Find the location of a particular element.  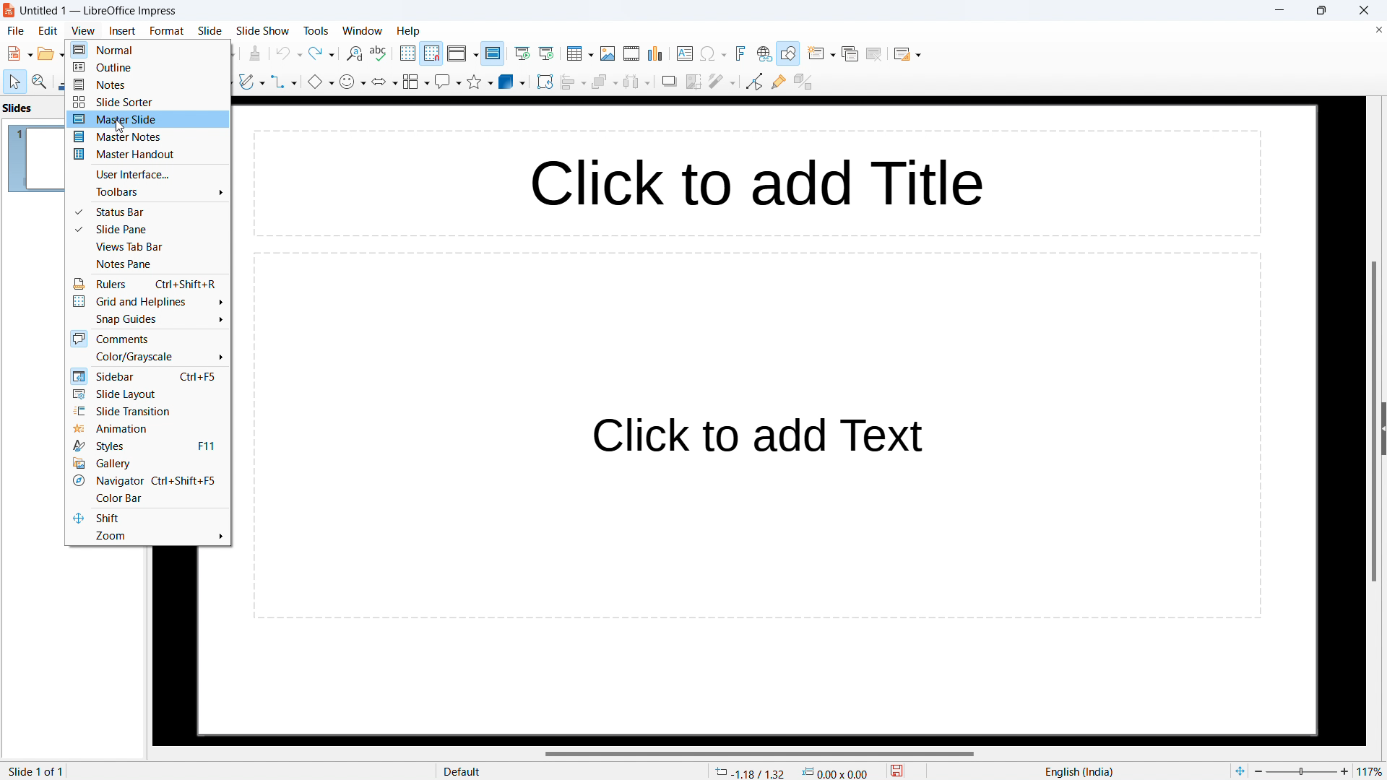

toolbars is located at coordinates (148, 192).